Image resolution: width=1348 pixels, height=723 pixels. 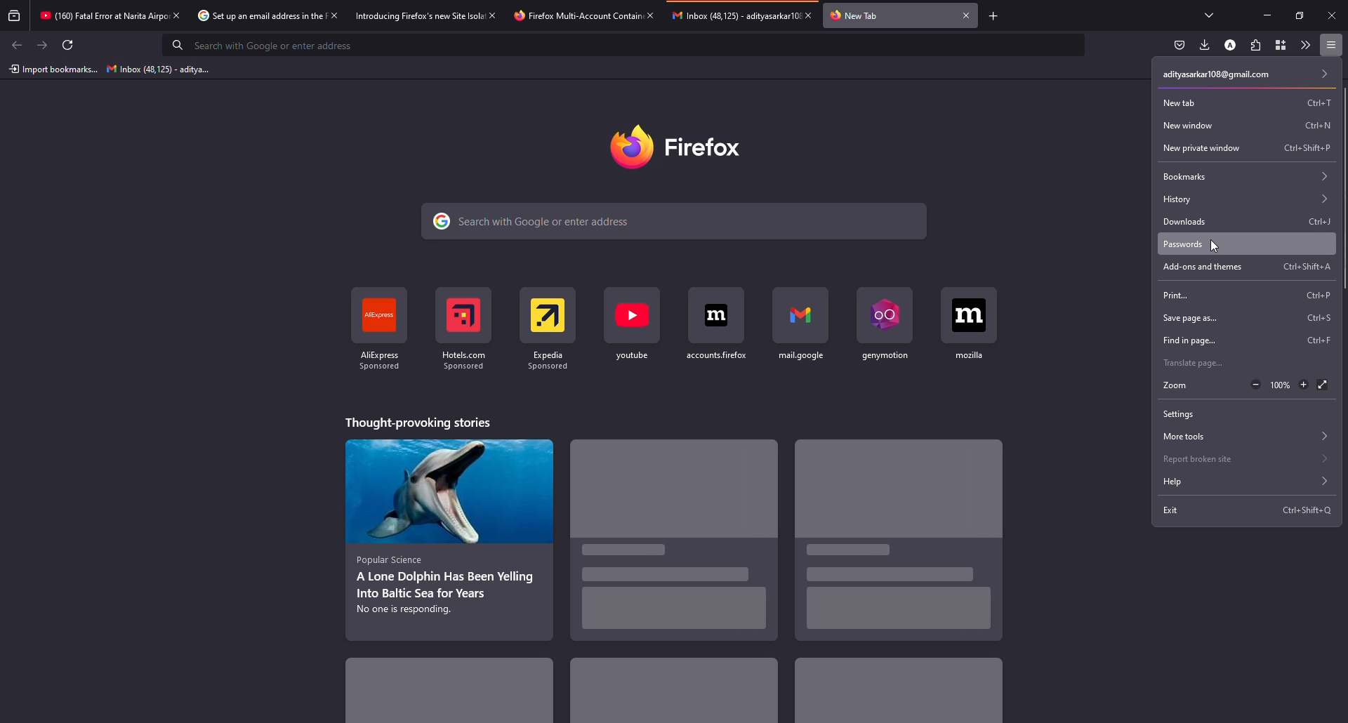 I want to click on close, so click(x=333, y=15).